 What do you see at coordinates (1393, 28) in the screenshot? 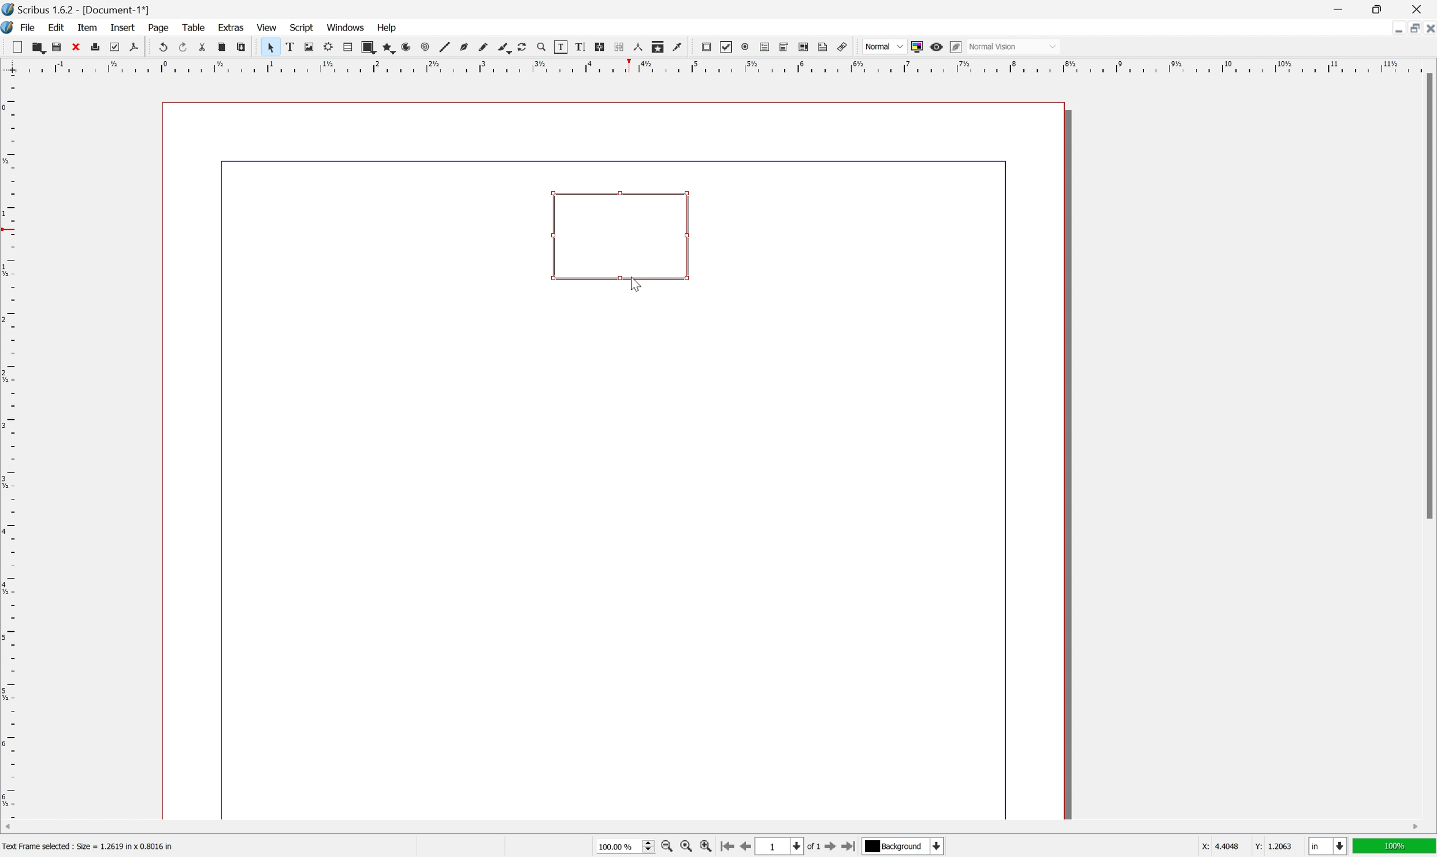
I see `minimize` at bounding box center [1393, 28].